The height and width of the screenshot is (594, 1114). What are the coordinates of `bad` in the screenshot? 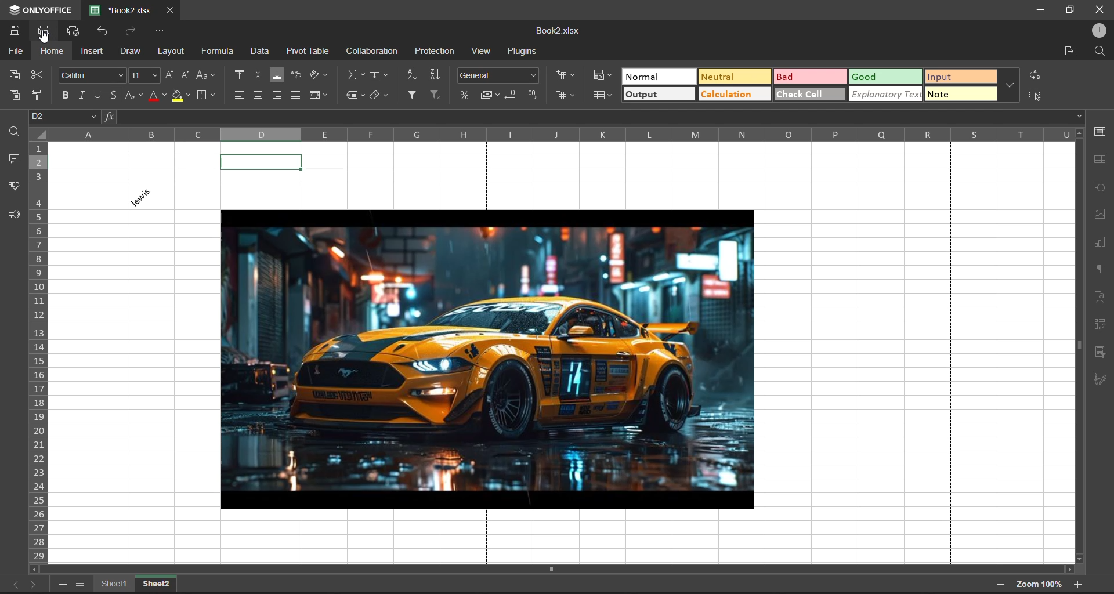 It's located at (811, 77).